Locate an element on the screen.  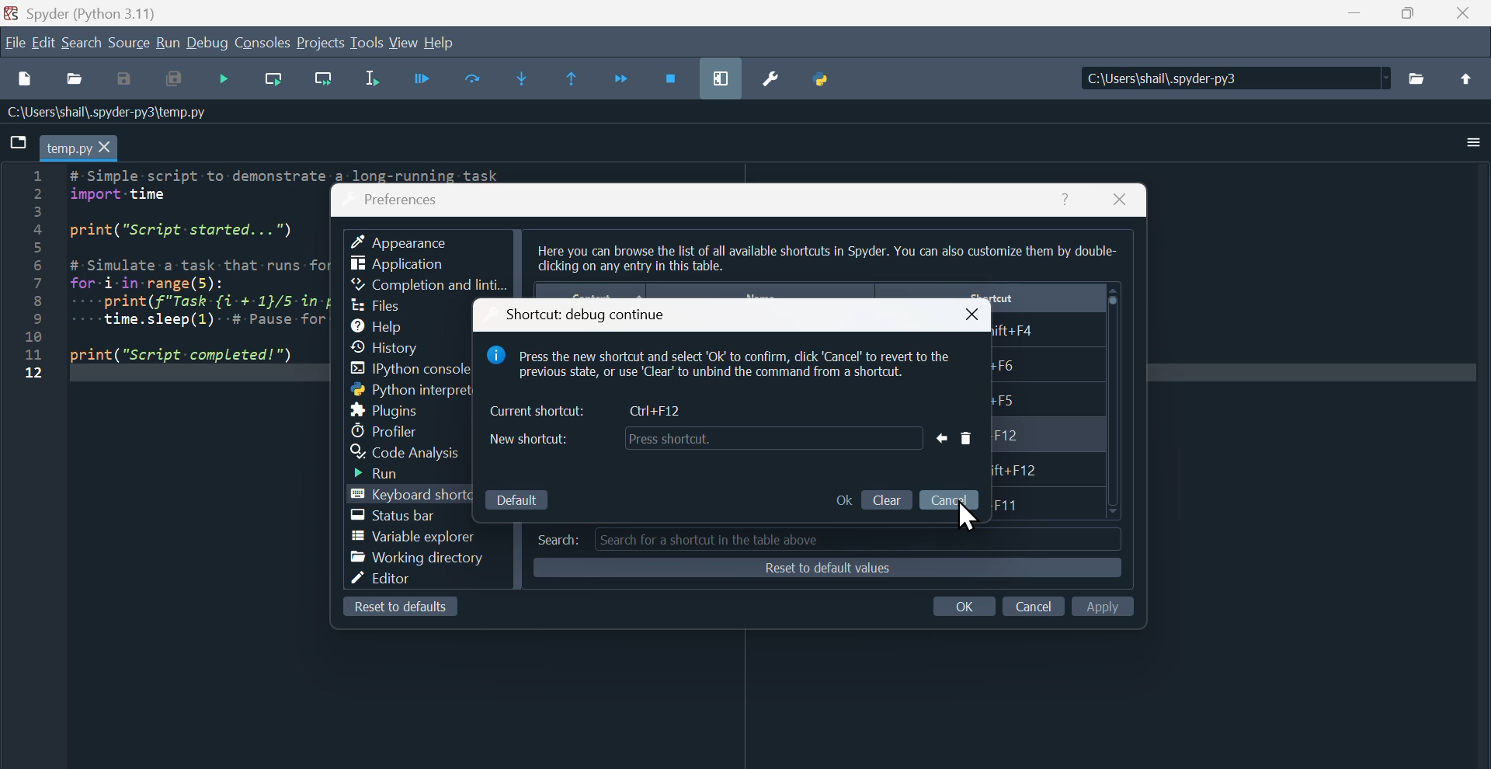
tools is located at coordinates (367, 46).